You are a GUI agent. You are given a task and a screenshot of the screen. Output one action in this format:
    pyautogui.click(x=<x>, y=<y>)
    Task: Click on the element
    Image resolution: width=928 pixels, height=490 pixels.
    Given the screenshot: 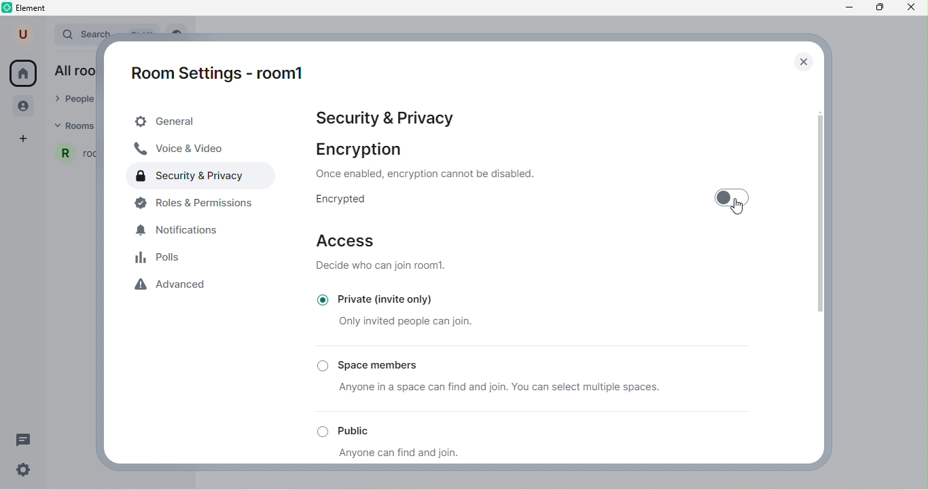 What is the action you would take?
    pyautogui.click(x=26, y=9)
    